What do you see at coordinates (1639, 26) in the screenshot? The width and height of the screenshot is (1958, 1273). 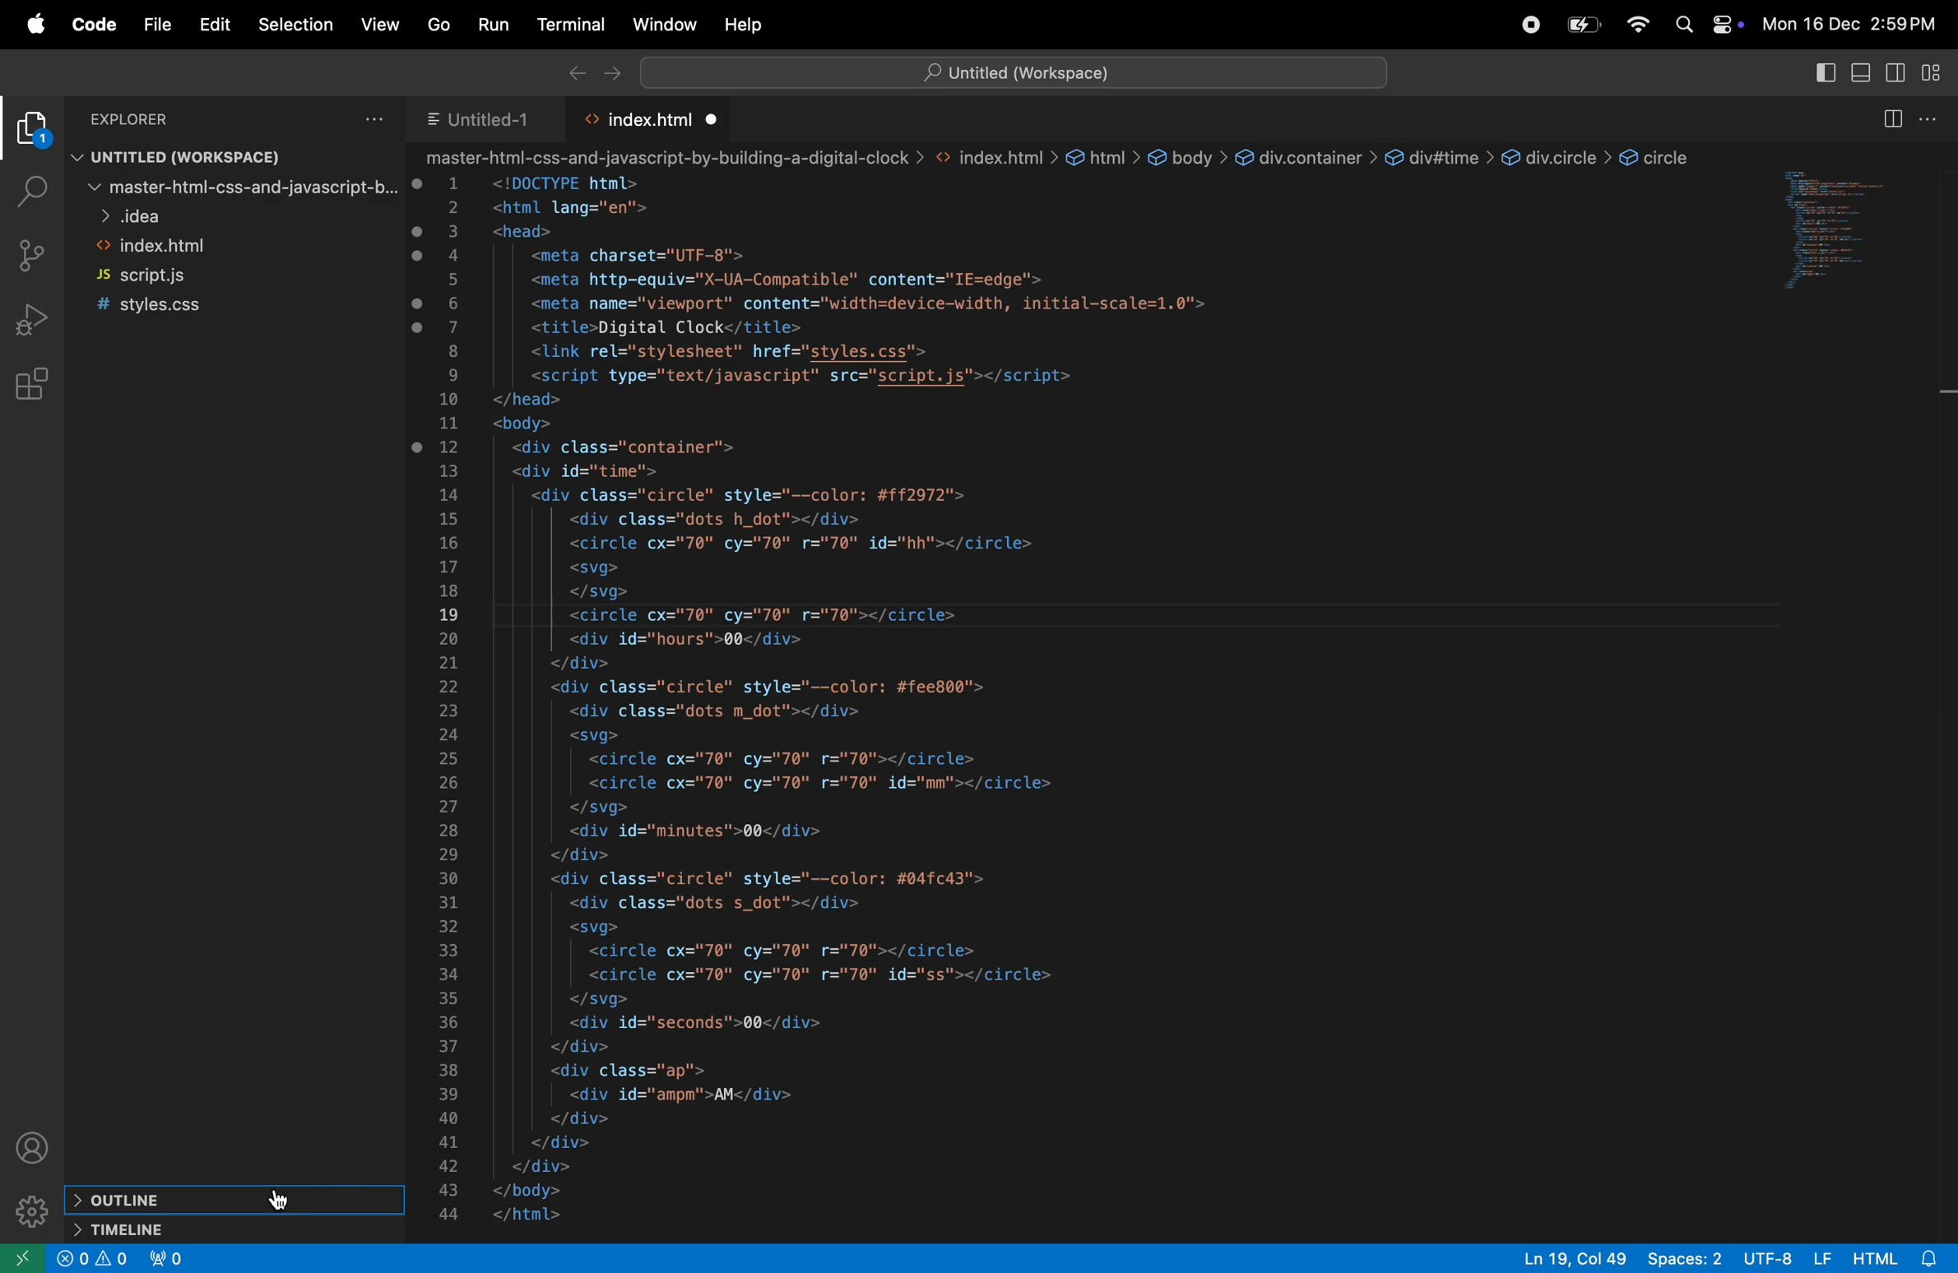 I see `wifi` at bounding box center [1639, 26].